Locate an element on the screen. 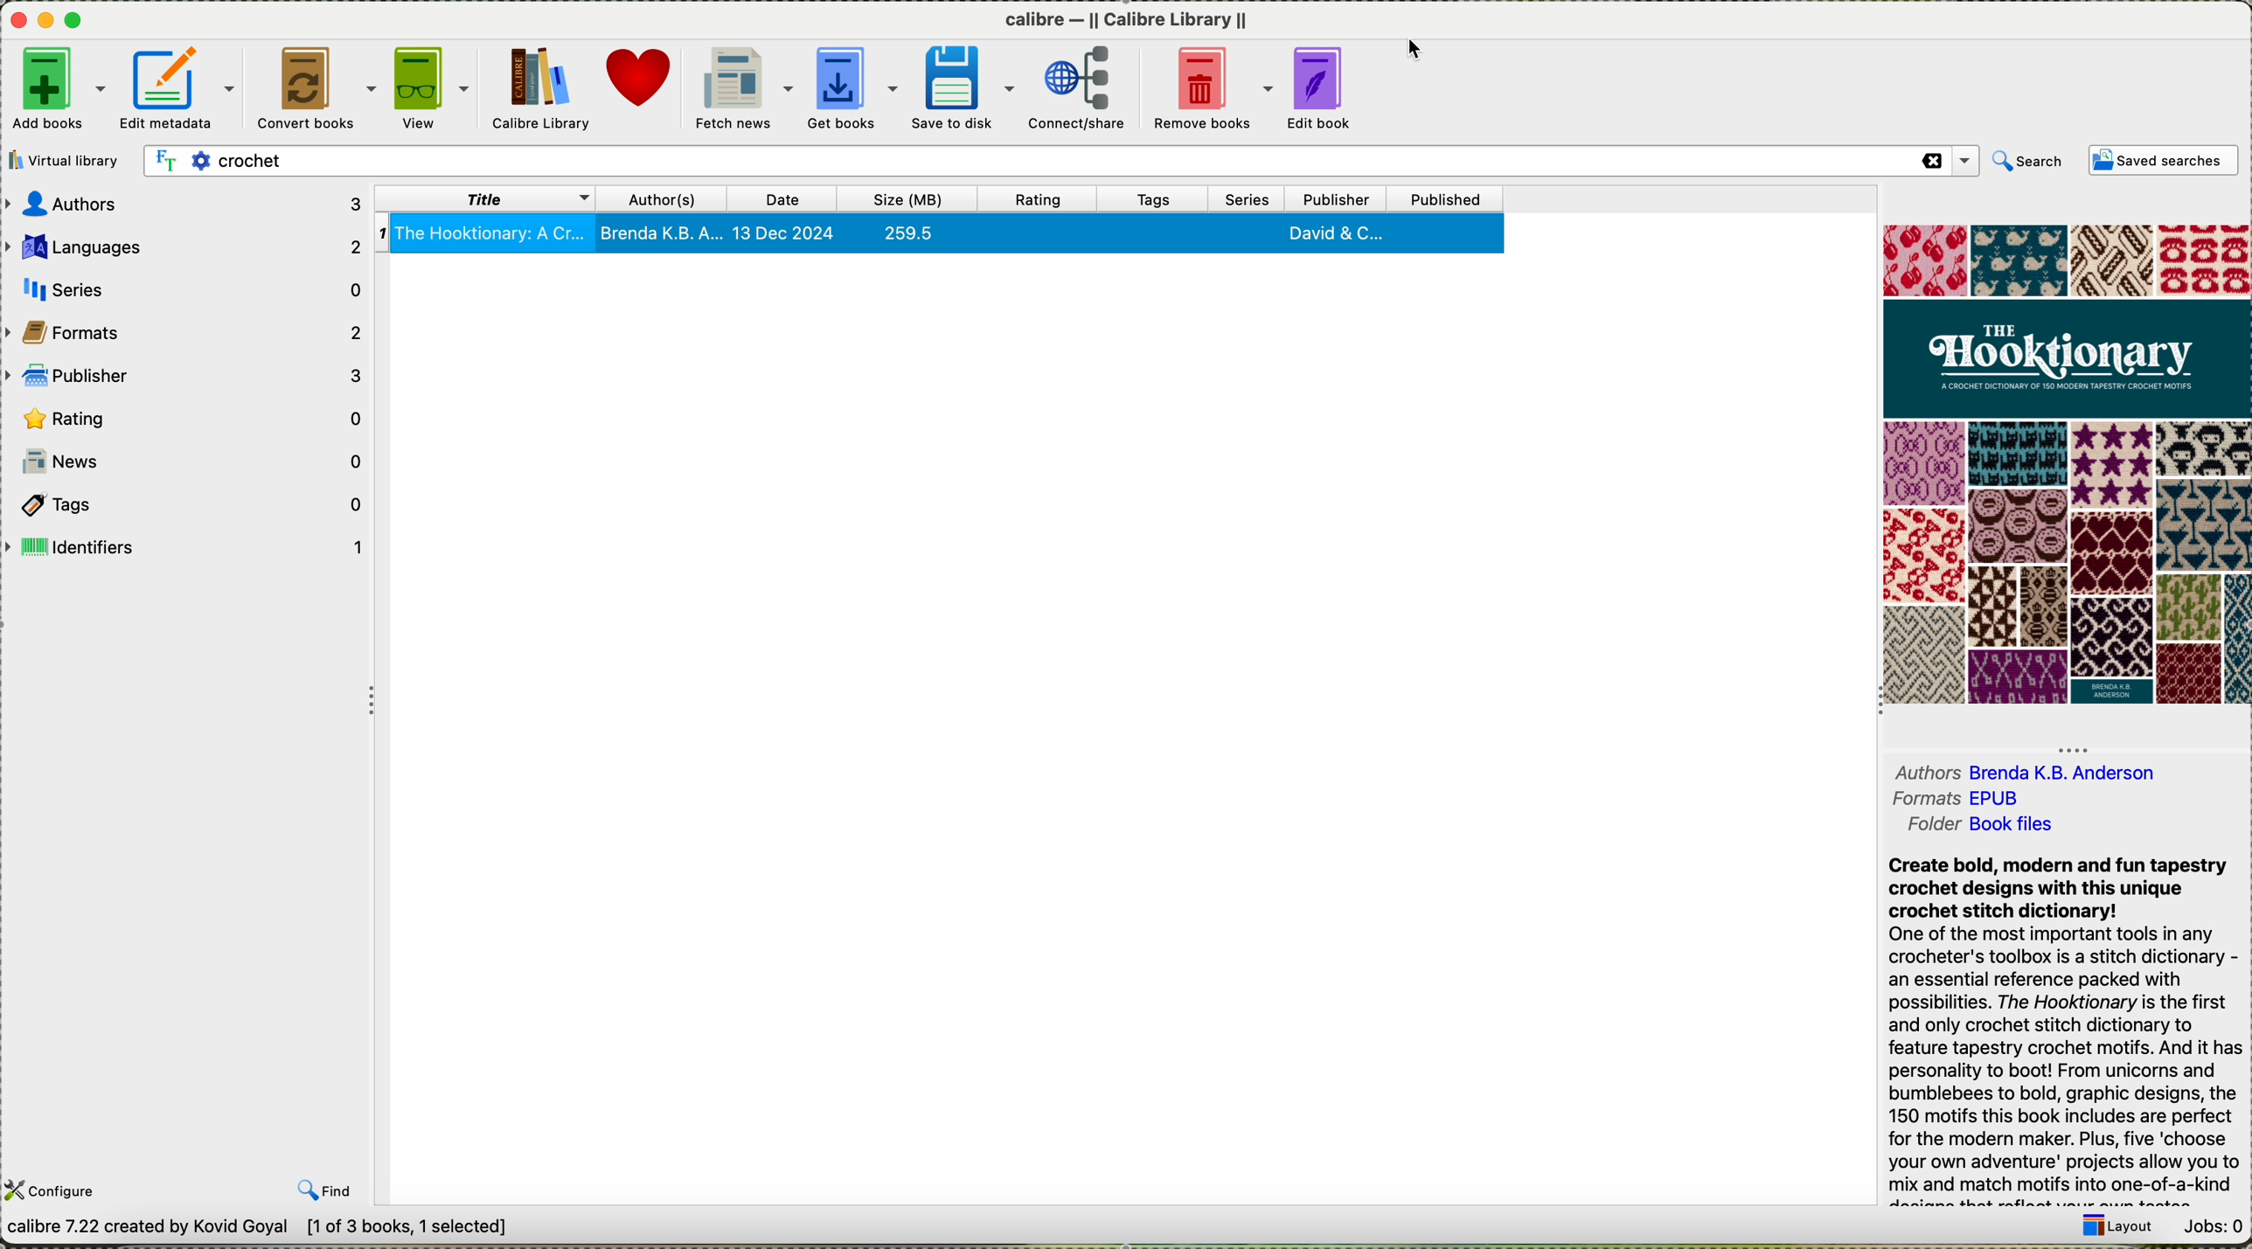 The width and height of the screenshot is (2252, 1249). series is located at coordinates (1253, 198).